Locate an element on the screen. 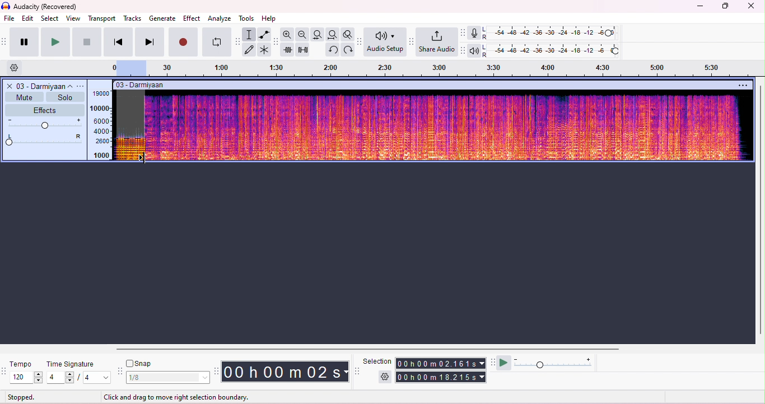 The height and width of the screenshot is (404, 765). options is located at coordinates (81, 86).